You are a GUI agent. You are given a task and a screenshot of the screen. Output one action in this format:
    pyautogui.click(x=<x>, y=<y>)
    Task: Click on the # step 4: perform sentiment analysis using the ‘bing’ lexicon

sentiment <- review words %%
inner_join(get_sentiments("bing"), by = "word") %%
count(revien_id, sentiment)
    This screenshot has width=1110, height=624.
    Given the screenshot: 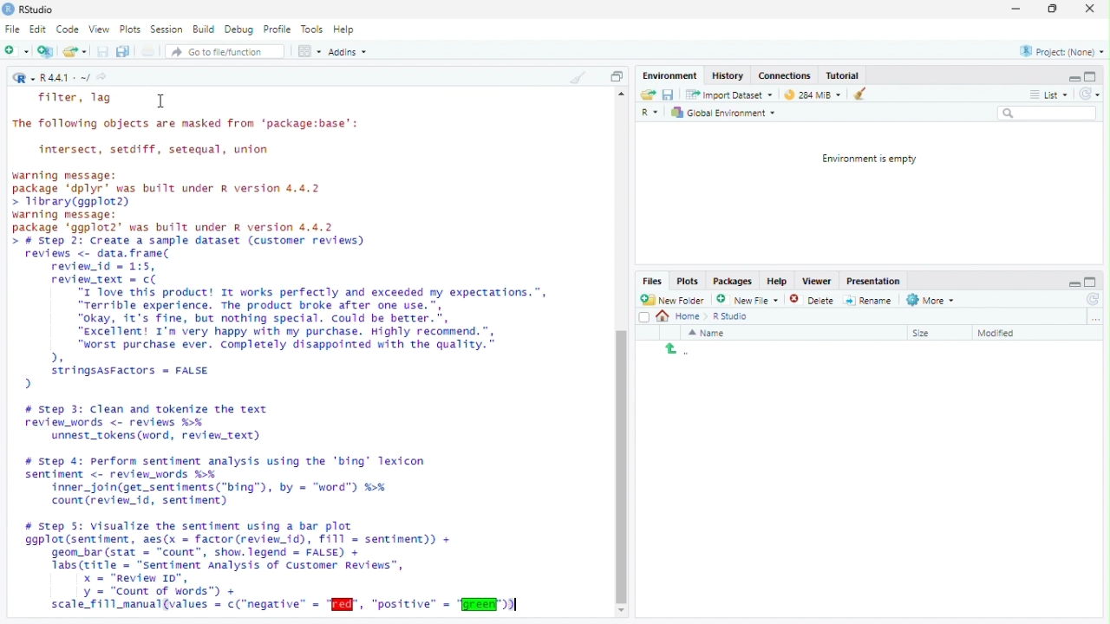 What is the action you would take?
    pyautogui.click(x=232, y=482)
    